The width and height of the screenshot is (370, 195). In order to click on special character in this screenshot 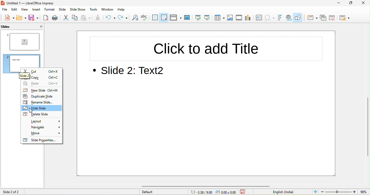, I will do `click(270, 18)`.